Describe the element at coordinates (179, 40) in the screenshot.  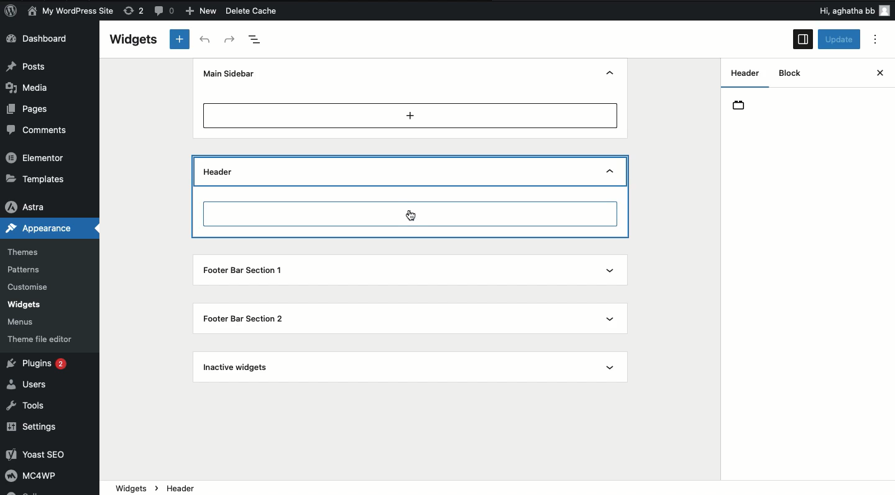
I see `Add new block` at that location.